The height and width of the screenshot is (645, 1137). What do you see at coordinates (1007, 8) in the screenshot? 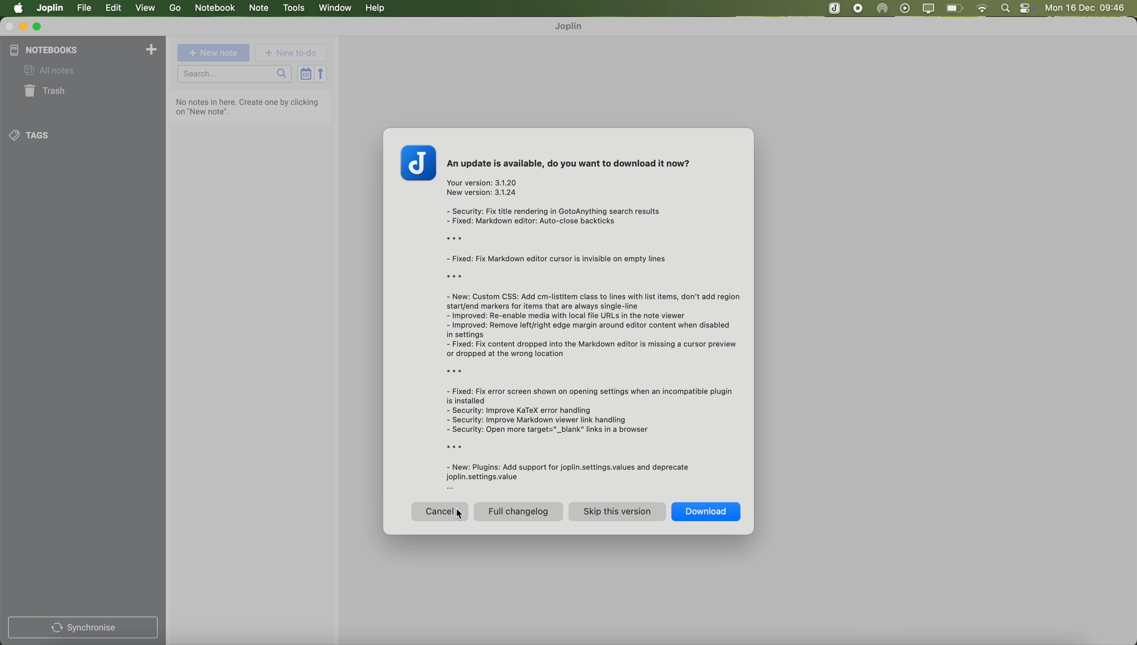
I see `spotlight search` at bounding box center [1007, 8].